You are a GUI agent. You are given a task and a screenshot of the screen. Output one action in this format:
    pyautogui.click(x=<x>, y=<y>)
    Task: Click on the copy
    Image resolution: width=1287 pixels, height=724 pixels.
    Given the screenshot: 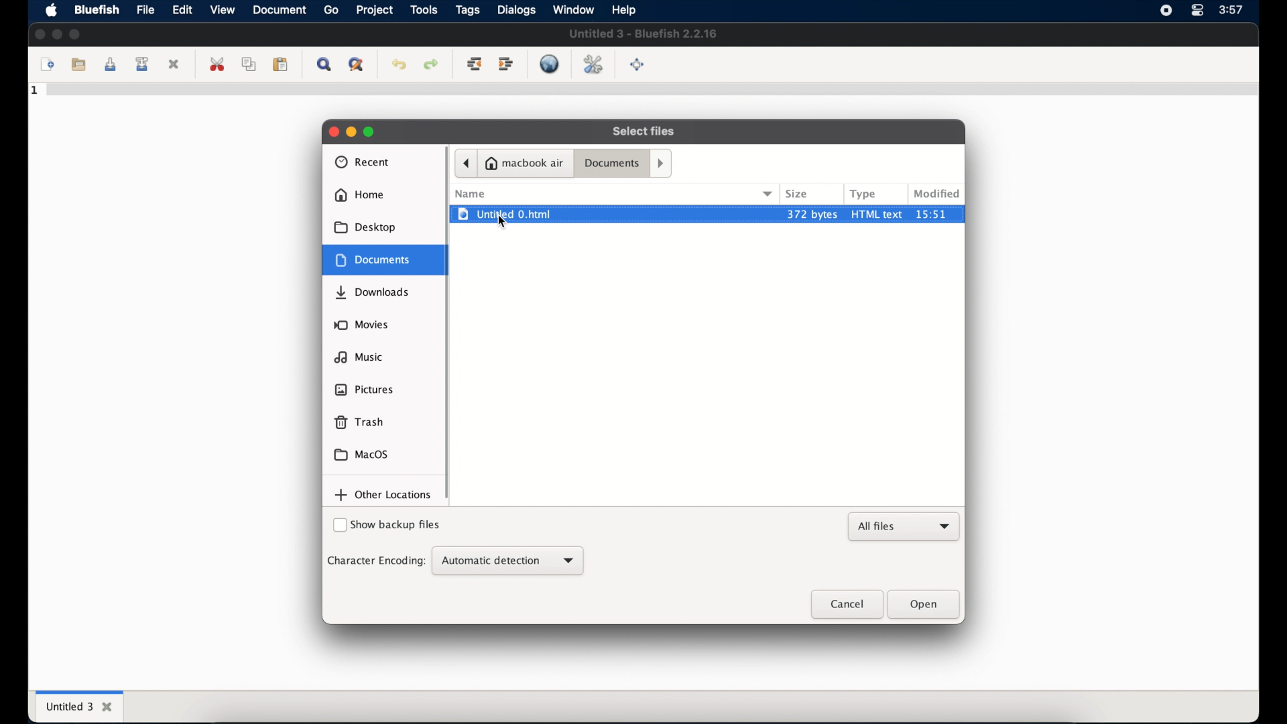 What is the action you would take?
    pyautogui.click(x=249, y=65)
    